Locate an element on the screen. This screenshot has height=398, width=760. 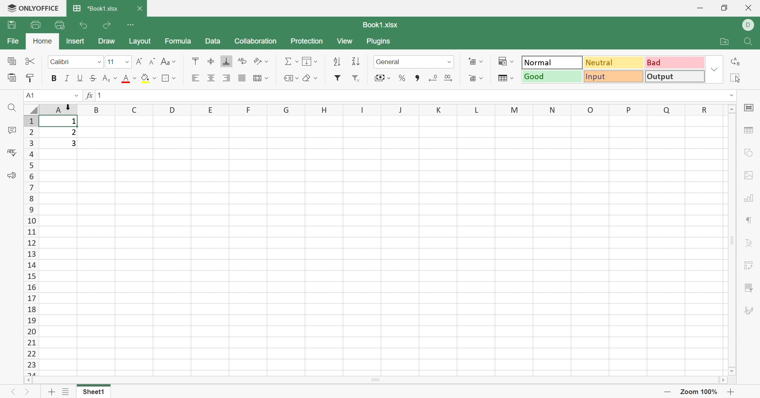
Customize Quick Access Toolbar is located at coordinates (132, 25).